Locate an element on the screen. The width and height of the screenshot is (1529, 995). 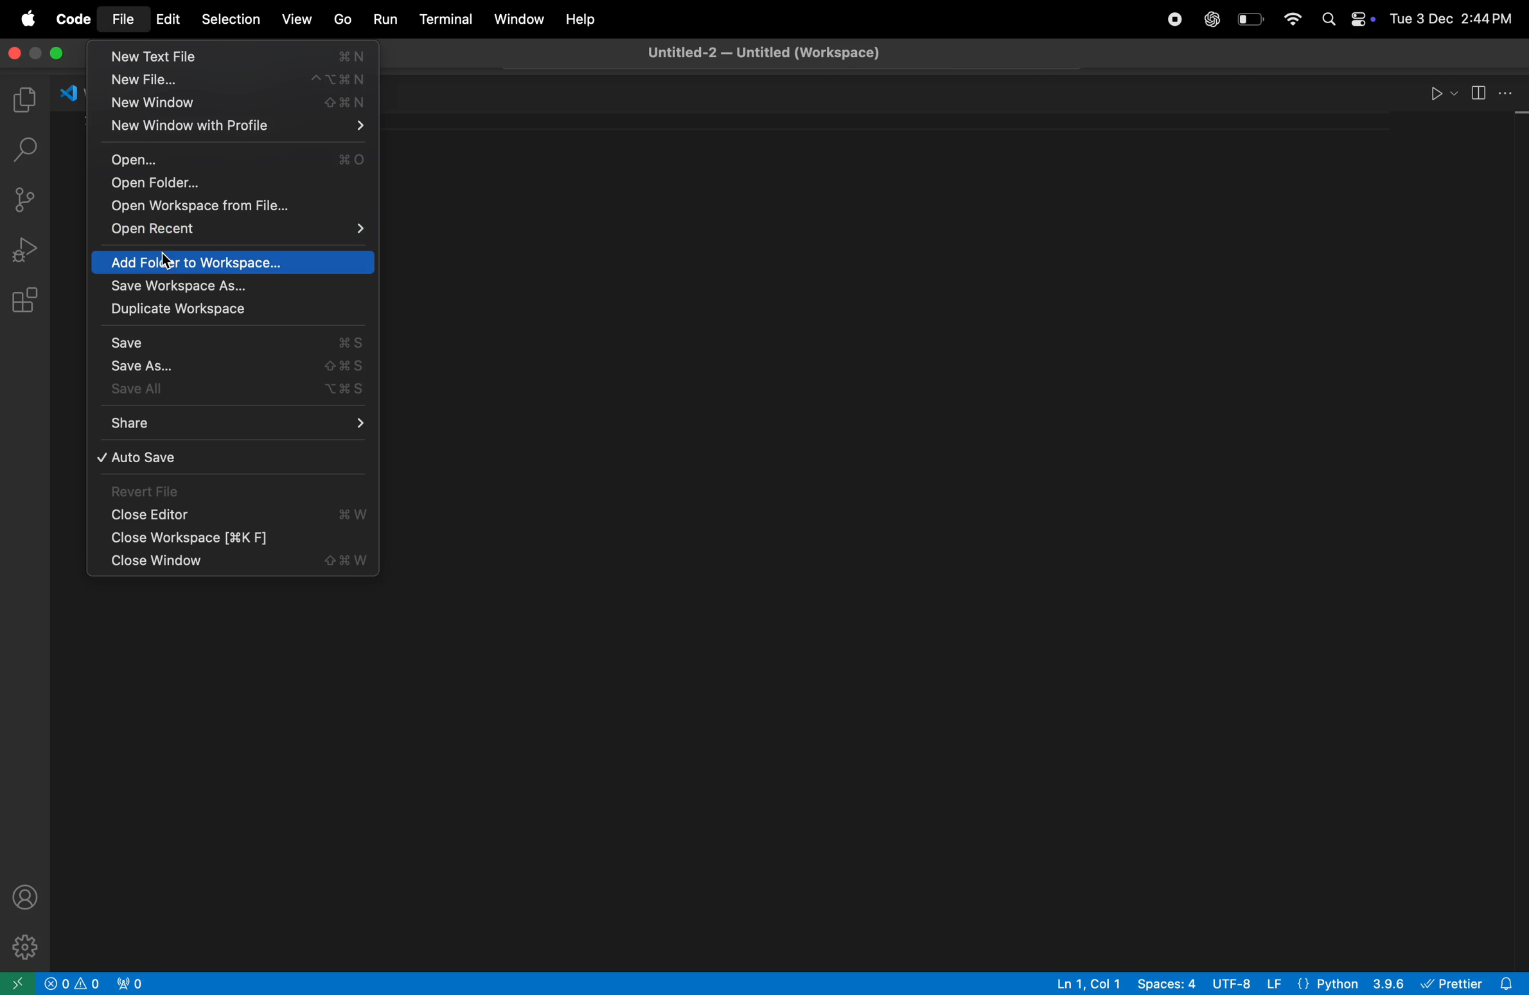
open workspace from the file is located at coordinates (227, 206).